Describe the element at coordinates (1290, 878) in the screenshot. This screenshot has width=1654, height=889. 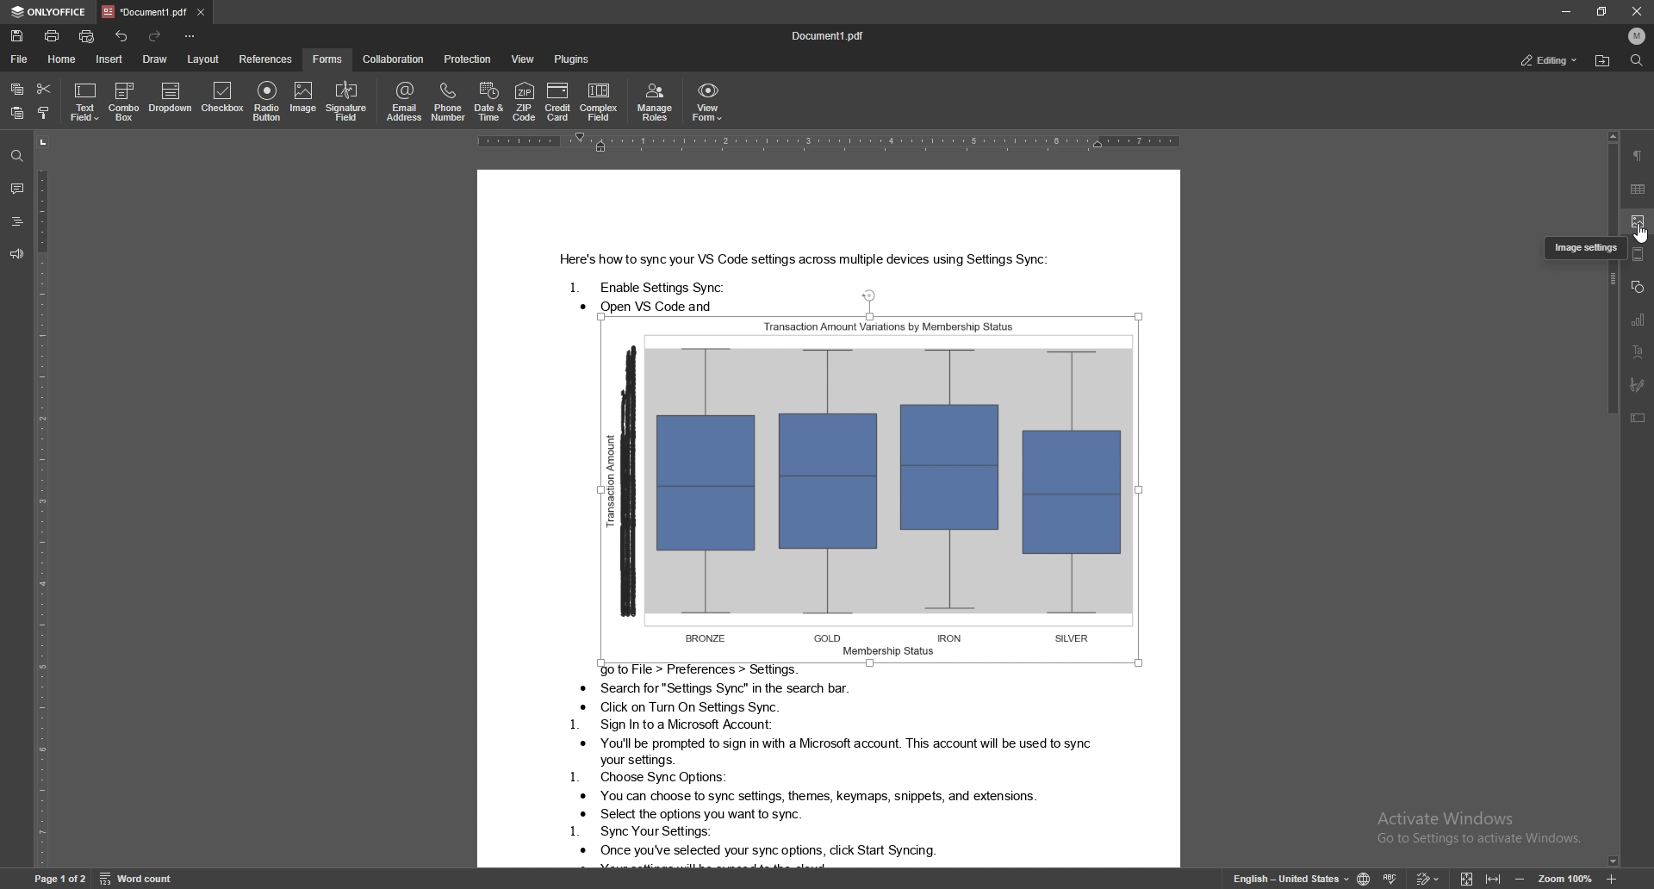
I see `change text language` at that location.